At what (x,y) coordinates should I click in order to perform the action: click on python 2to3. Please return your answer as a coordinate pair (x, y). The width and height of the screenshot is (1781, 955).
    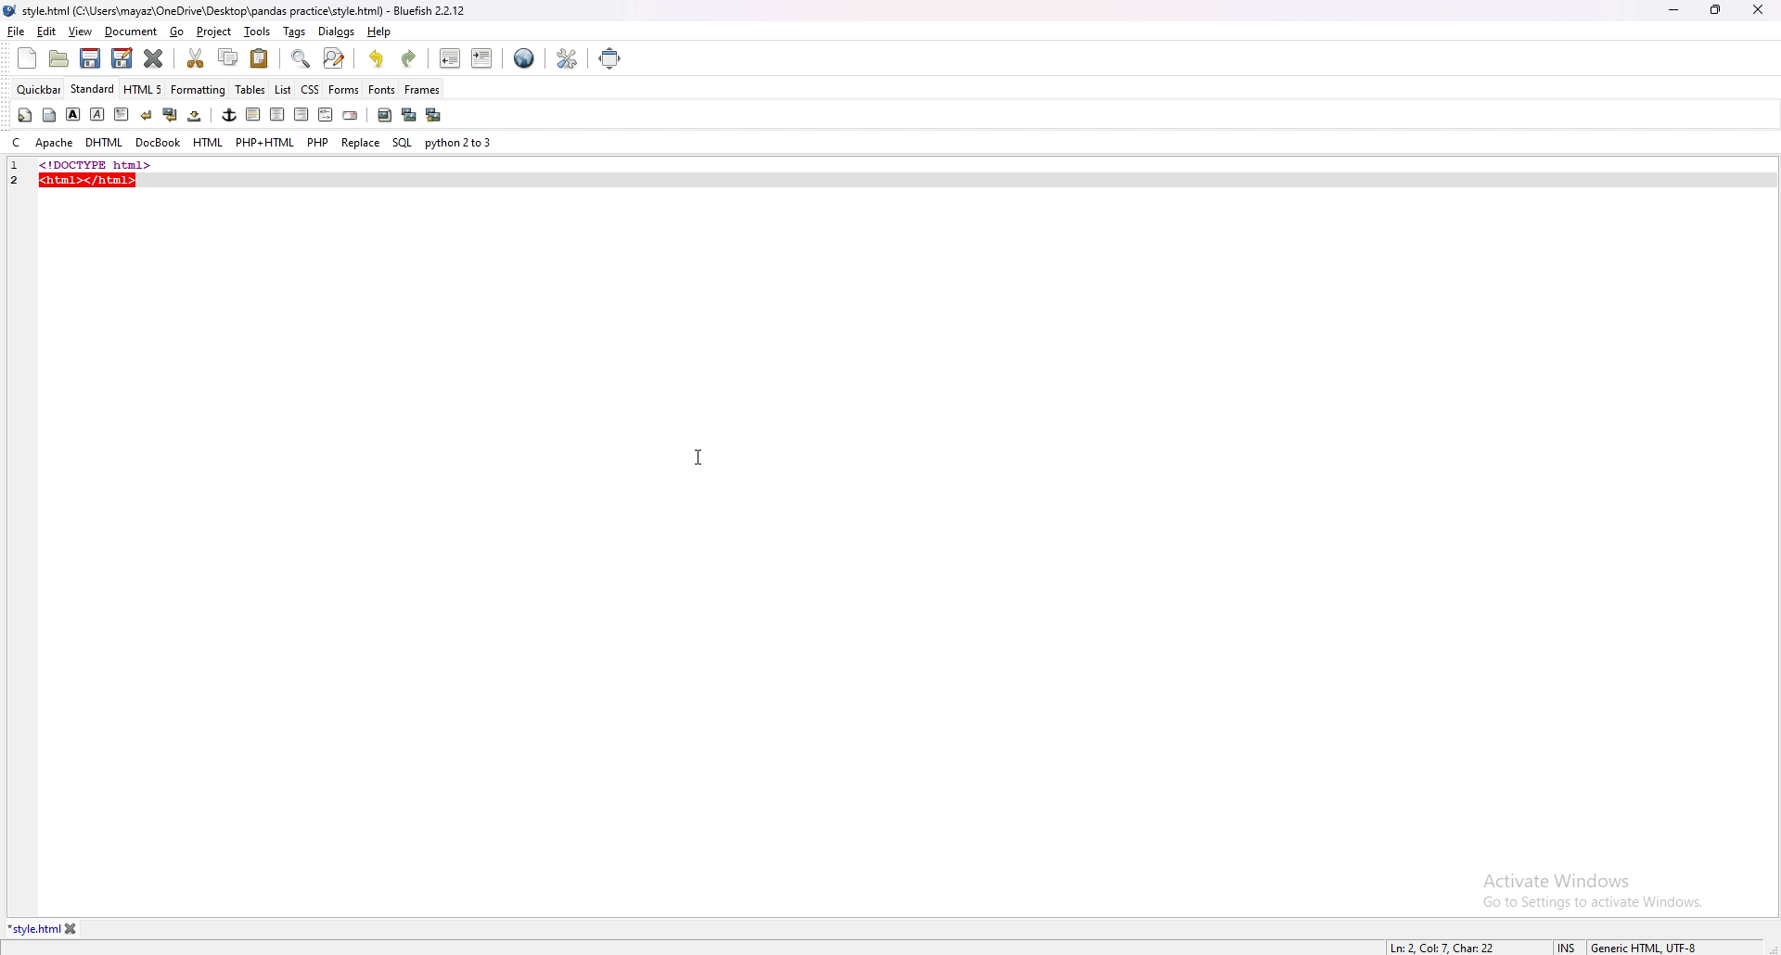
    Looking at the image, I should click on (461, 143).